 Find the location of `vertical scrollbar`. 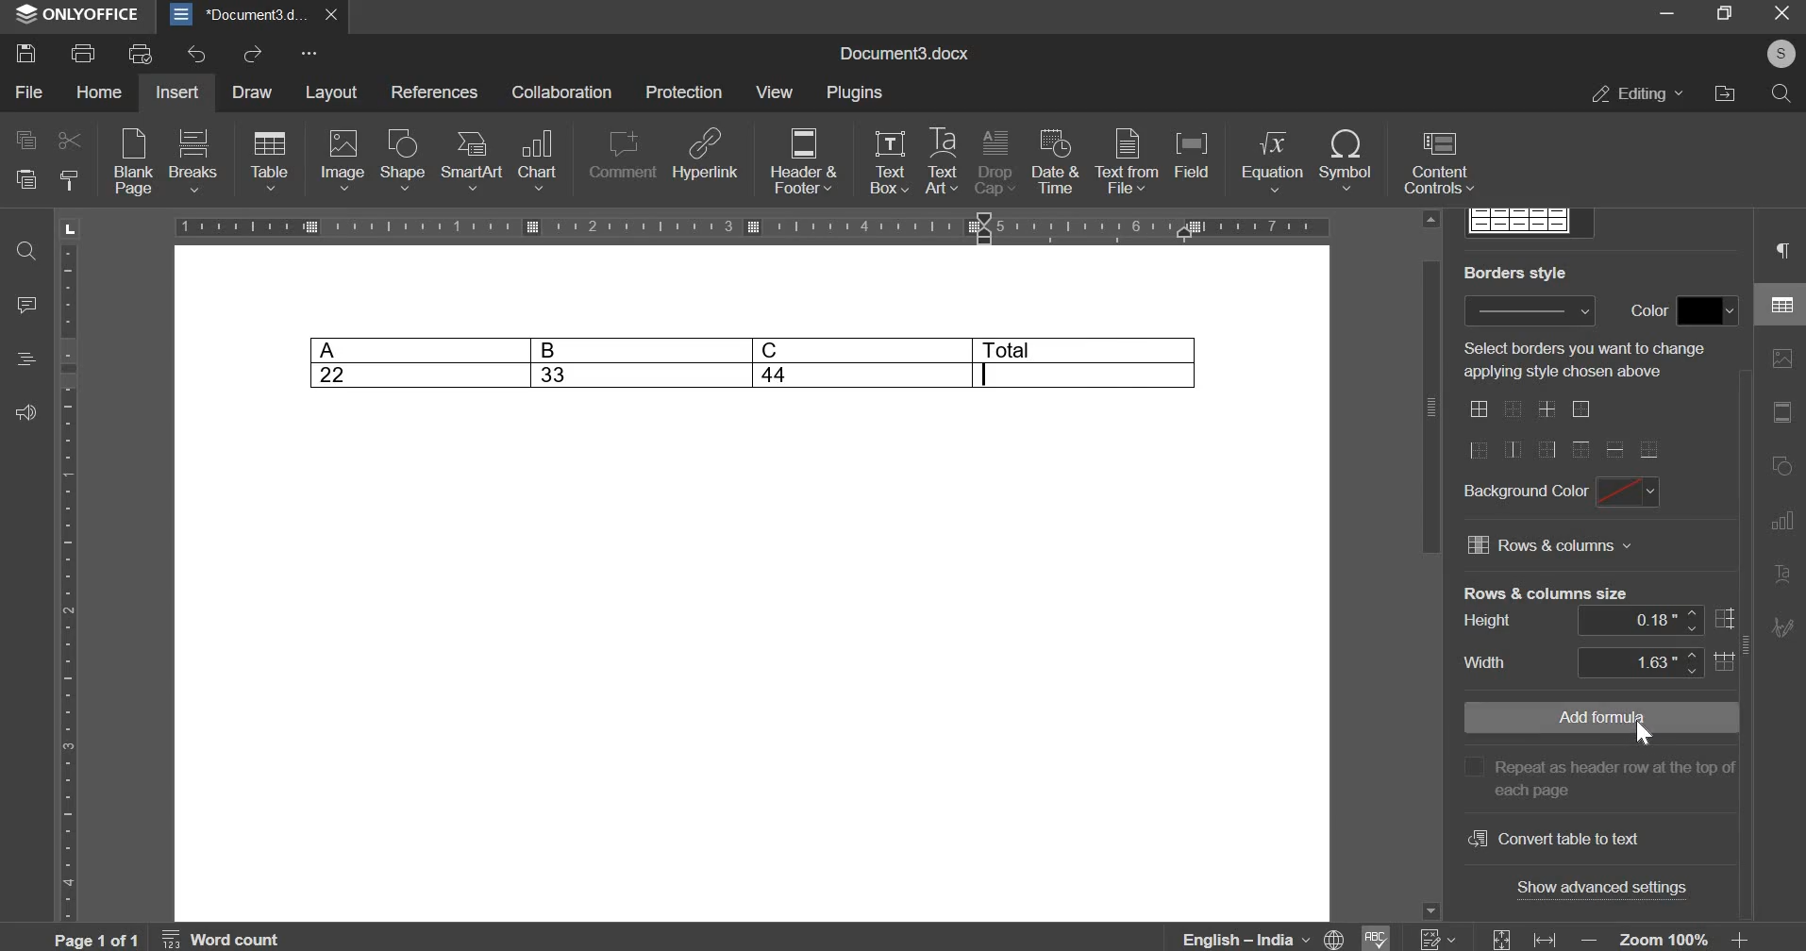

vertical scrollbar is located at coordinates (1746, 643).